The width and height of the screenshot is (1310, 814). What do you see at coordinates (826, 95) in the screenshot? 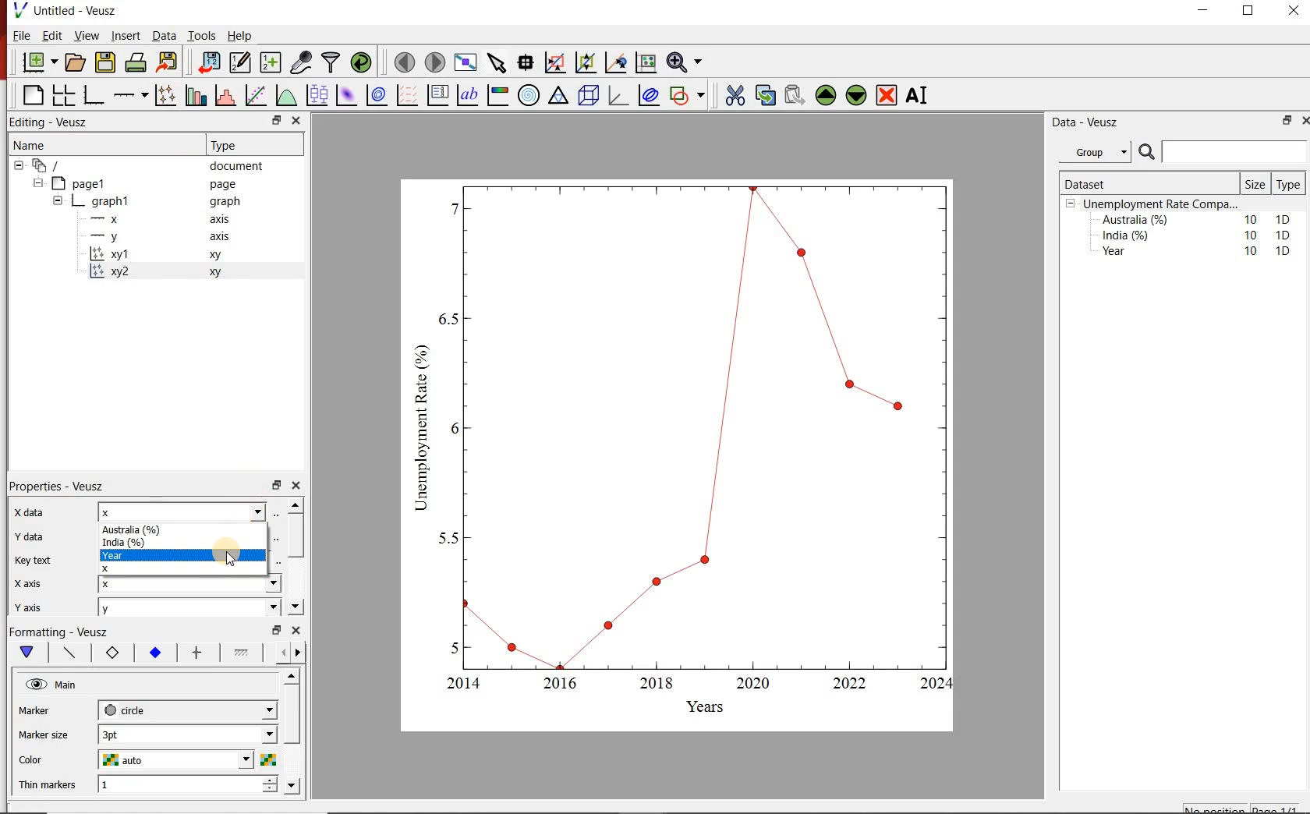
I see `move the widgets up` at bounding box center [826, 95].